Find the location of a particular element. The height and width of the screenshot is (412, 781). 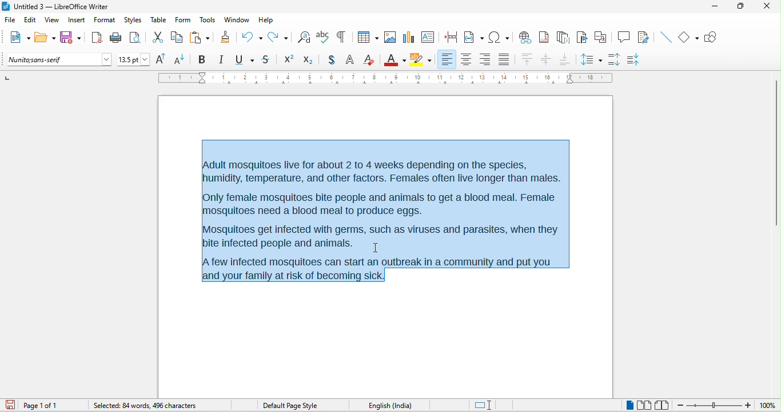

spelling is located at coordinates (323, 36).